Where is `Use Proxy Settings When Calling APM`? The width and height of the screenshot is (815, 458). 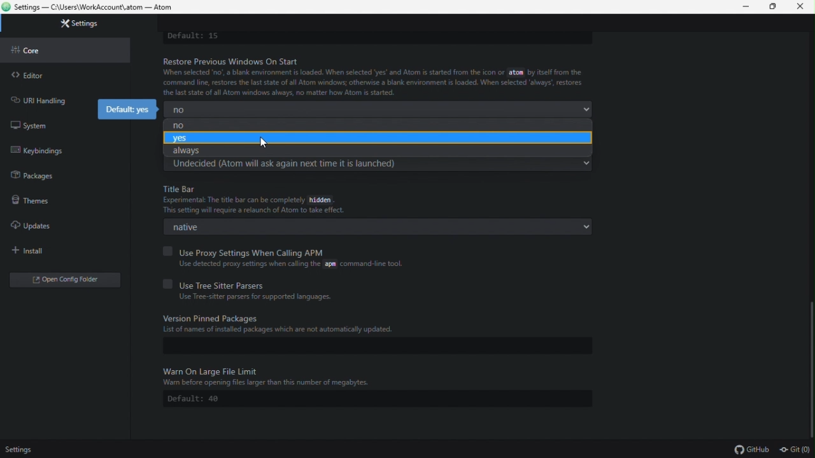 Use Proxy Settings When Calling APM is located at coordinates (253, 249).